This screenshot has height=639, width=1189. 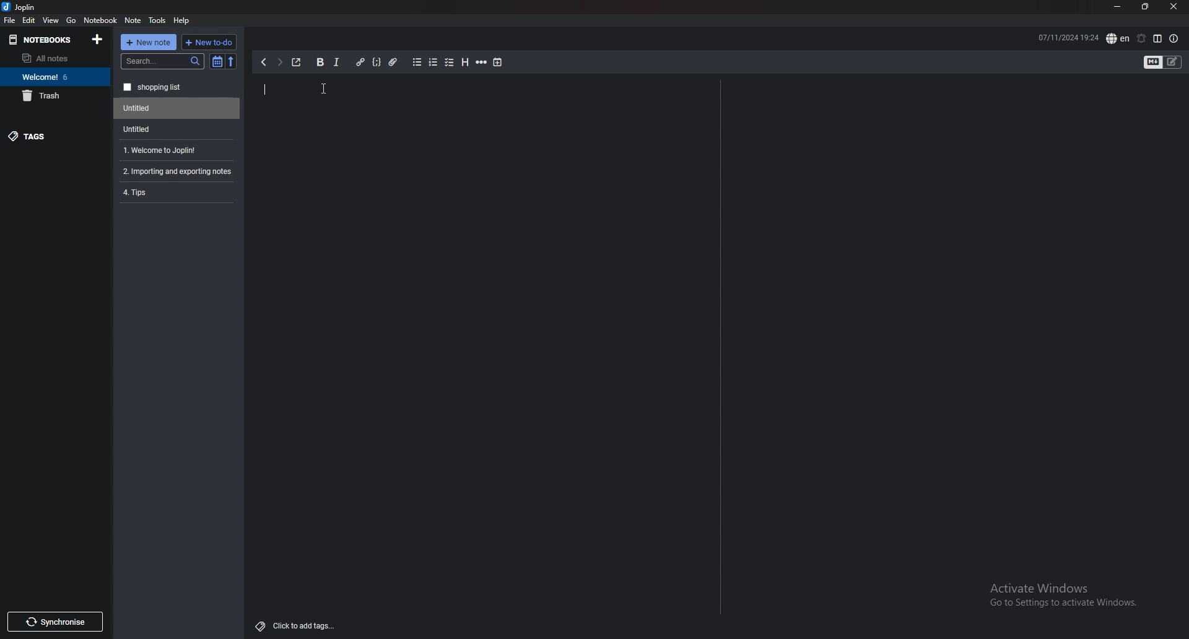 I want to click on Welcome, so click(x=54, y=76).